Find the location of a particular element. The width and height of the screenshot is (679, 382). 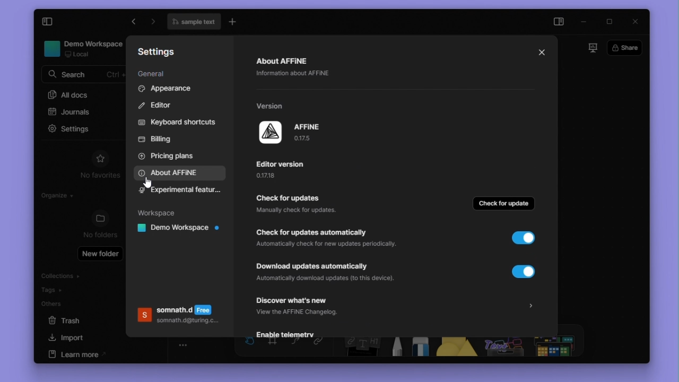

Settings is located at coordinates (160, 52).